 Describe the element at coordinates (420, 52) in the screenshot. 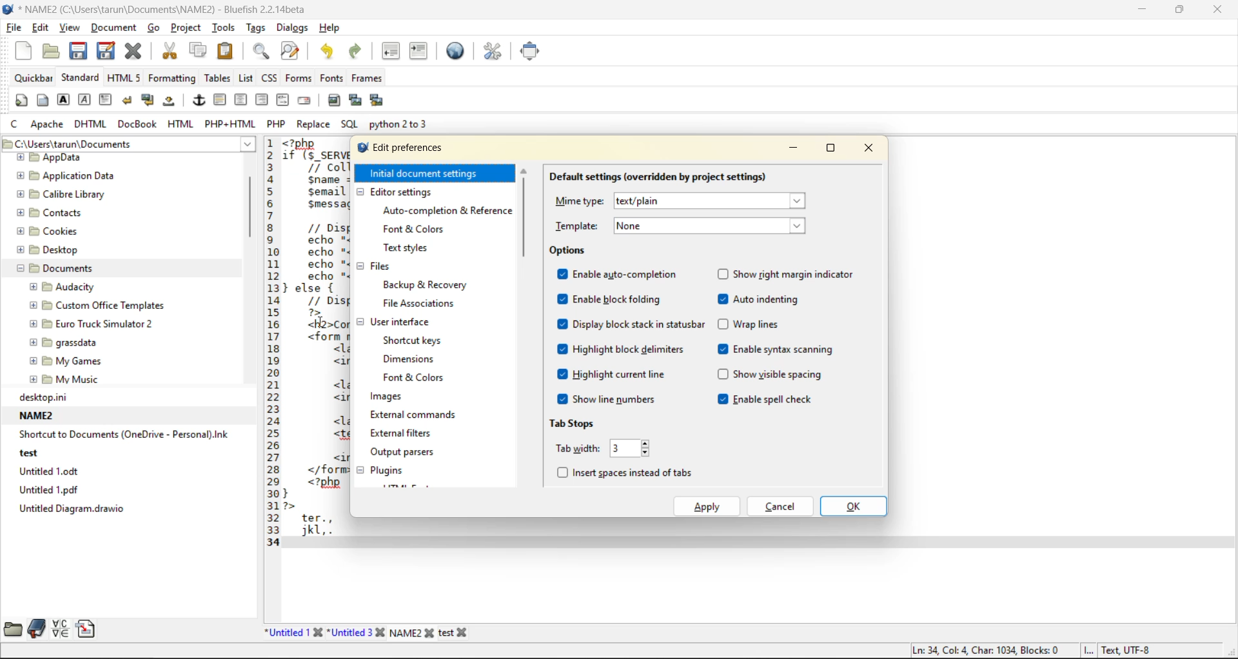

I see `indent` at that location.